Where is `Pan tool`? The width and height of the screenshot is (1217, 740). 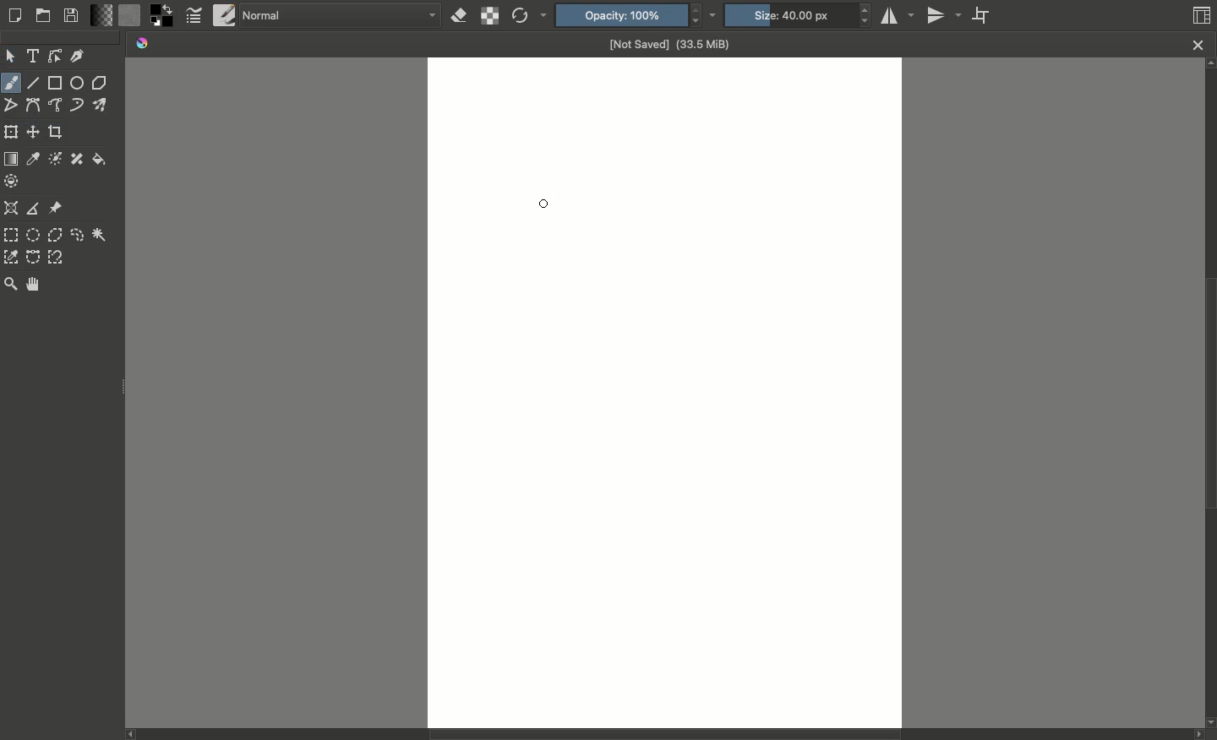 Pan tool is located at coordinates (34, 284).